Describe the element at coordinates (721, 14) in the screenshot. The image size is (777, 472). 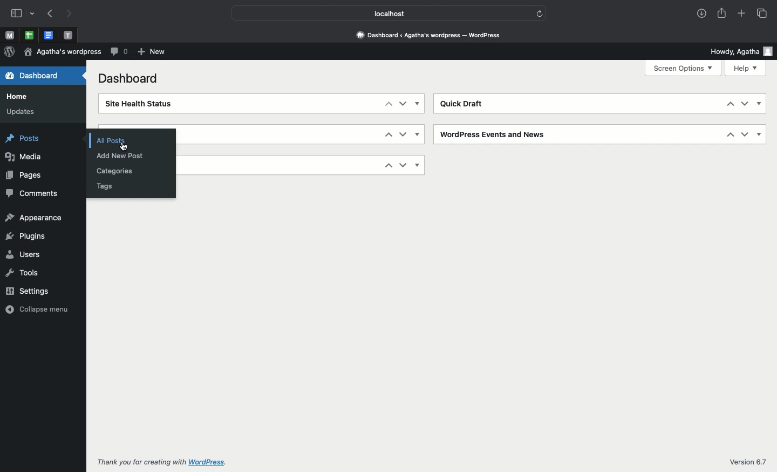
I see `Share` at that location.